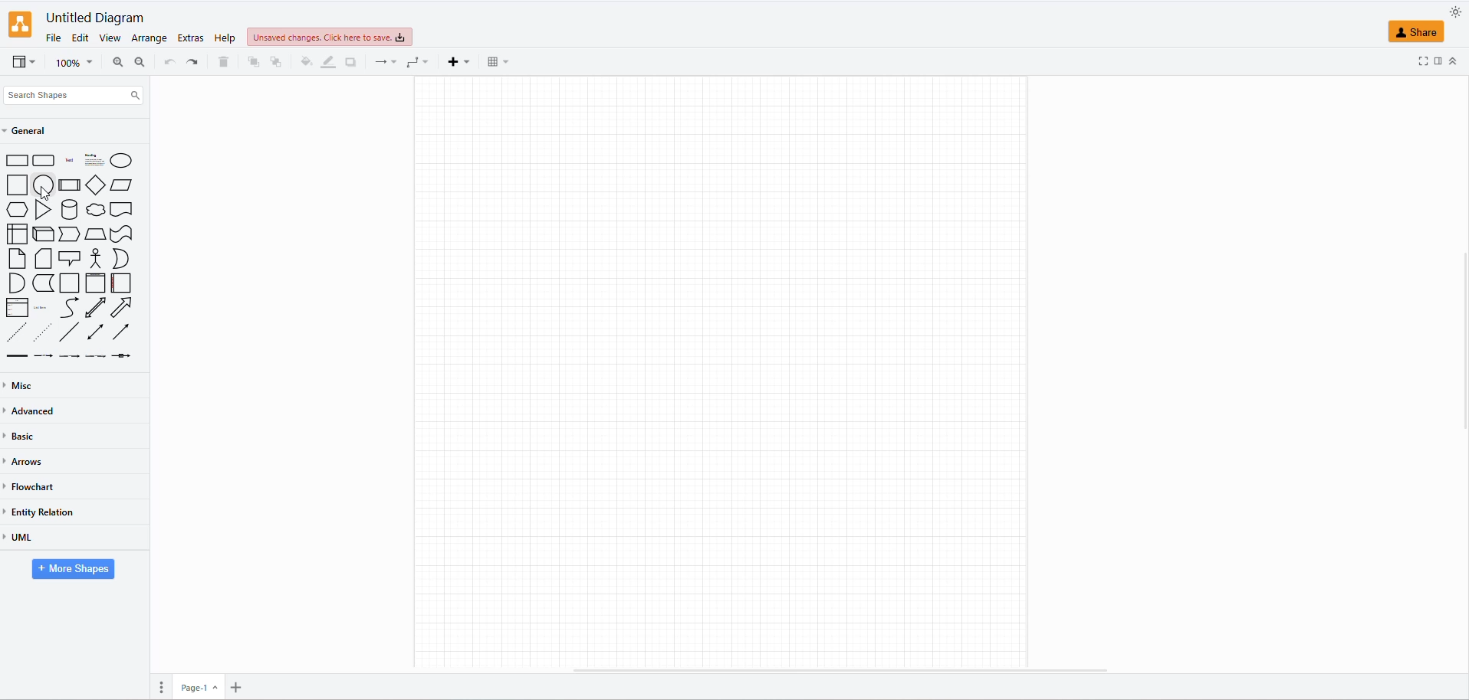 The width and height of the screenshot is (1469, 700). I want to click on CIRCLE, so click(41, 185).